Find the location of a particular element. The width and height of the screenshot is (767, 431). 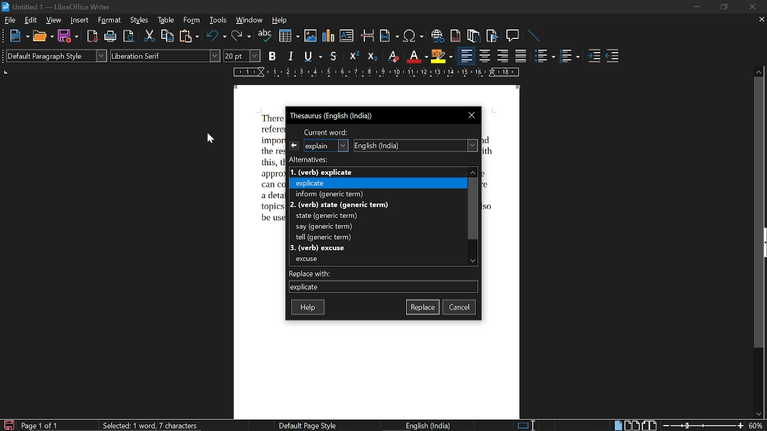

single page view is located at coordinates (617, 426).